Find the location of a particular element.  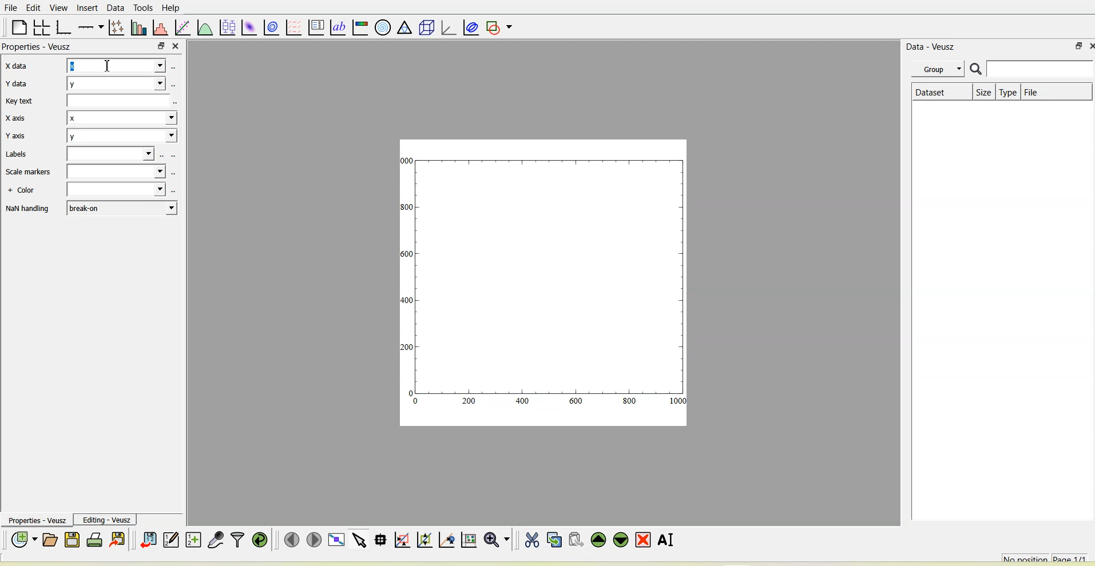

Polar graph is located at coordinates (384, 27).